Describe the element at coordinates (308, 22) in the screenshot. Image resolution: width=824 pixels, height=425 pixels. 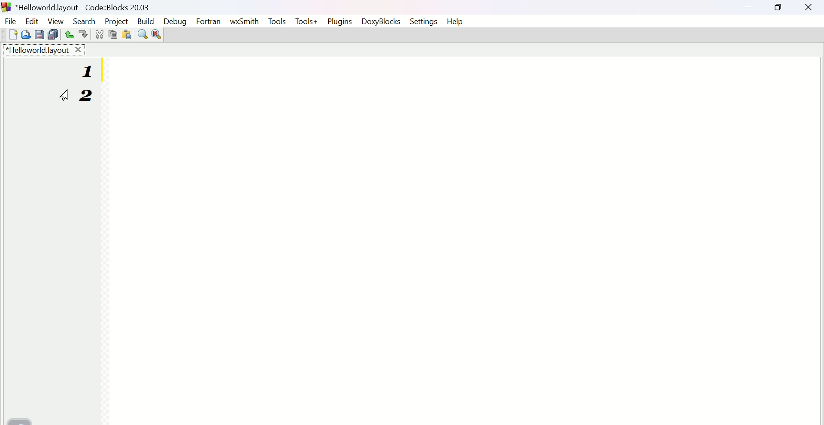
I see `Tools plus` at that location.